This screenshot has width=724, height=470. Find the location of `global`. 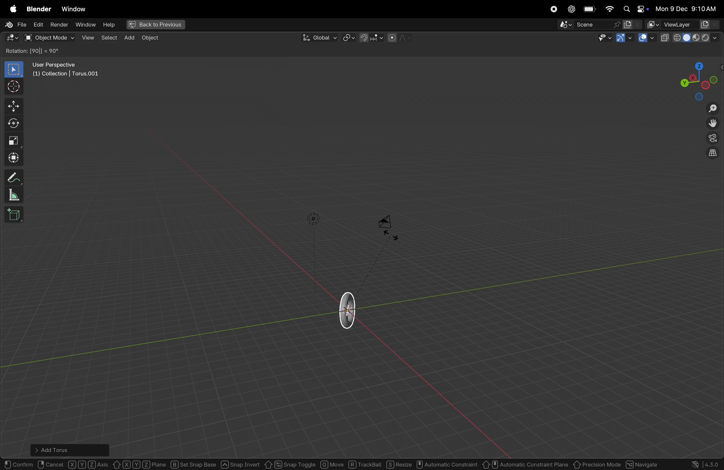

global is located at coordinates (318, 38).